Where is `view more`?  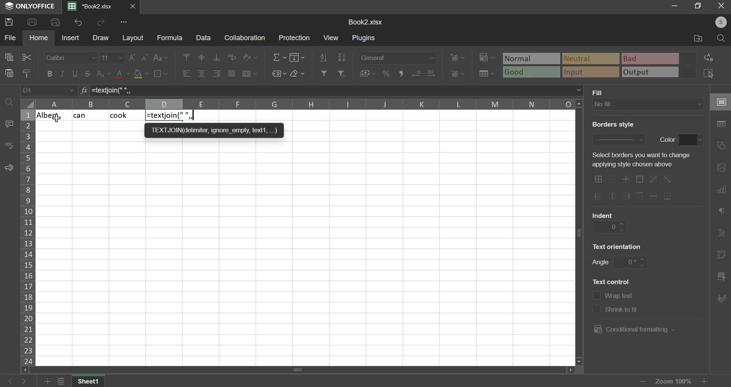
view more is located at coordinates (125, 22).